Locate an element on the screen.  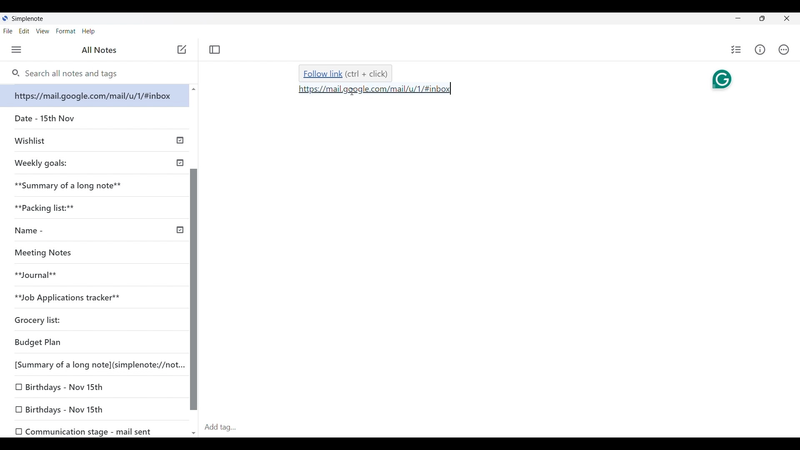
Grammarly extension activated is located at coordinates (714, 79).